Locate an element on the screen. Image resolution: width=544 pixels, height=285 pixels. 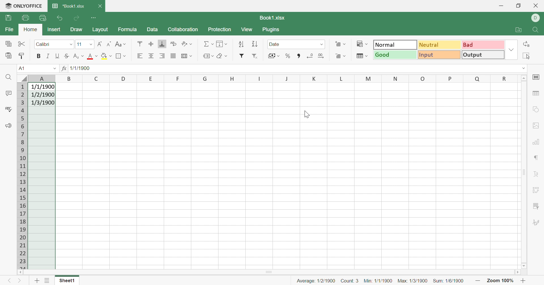
Spell checking is located at coordinates (8, 108).